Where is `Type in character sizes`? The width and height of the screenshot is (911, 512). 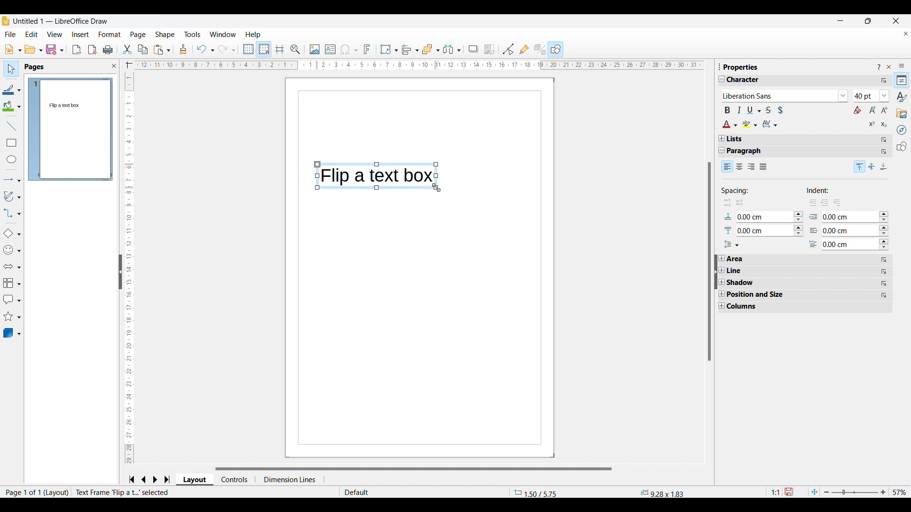
Type in character sizes is located at coordinates (866, 97).